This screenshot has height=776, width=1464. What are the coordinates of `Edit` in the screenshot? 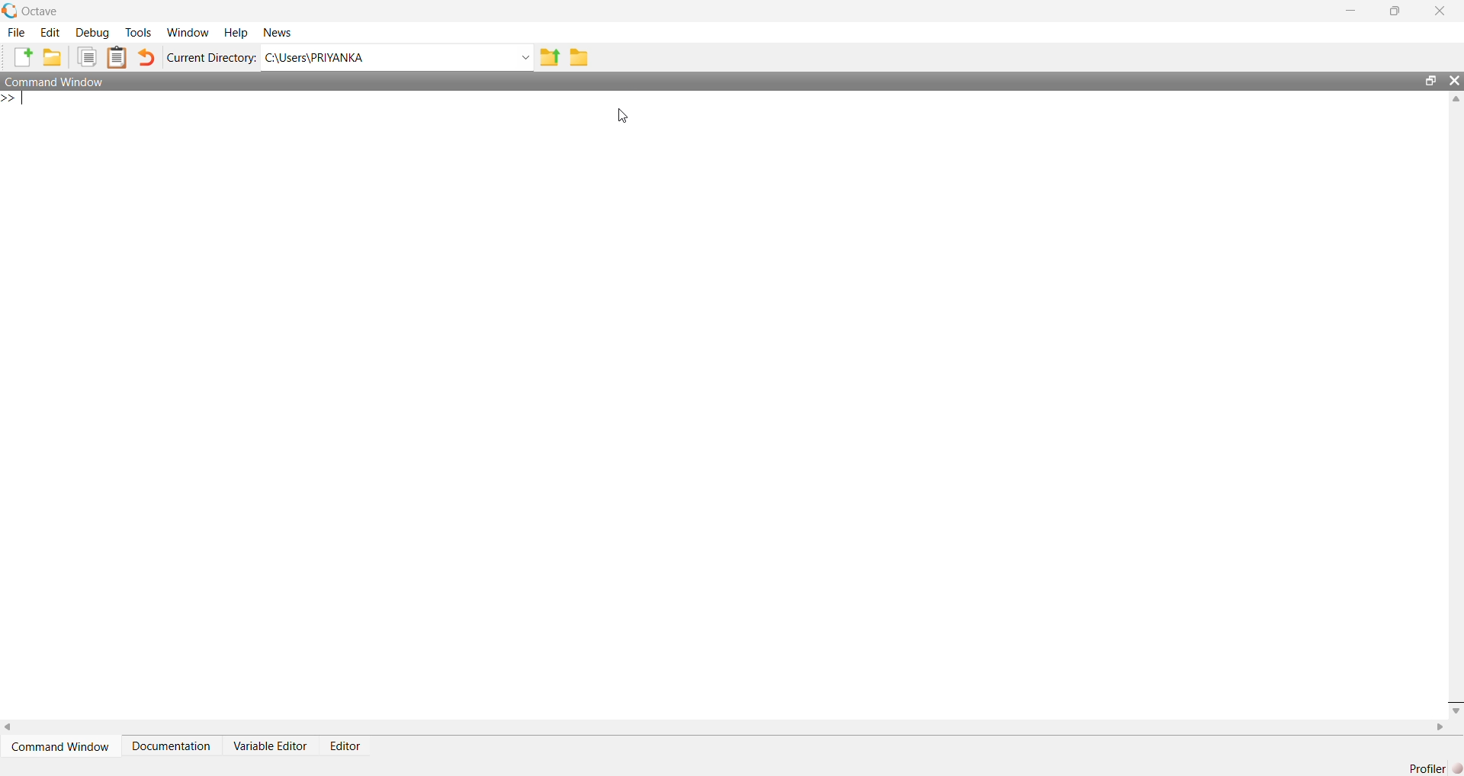 It's located at (51, 32).